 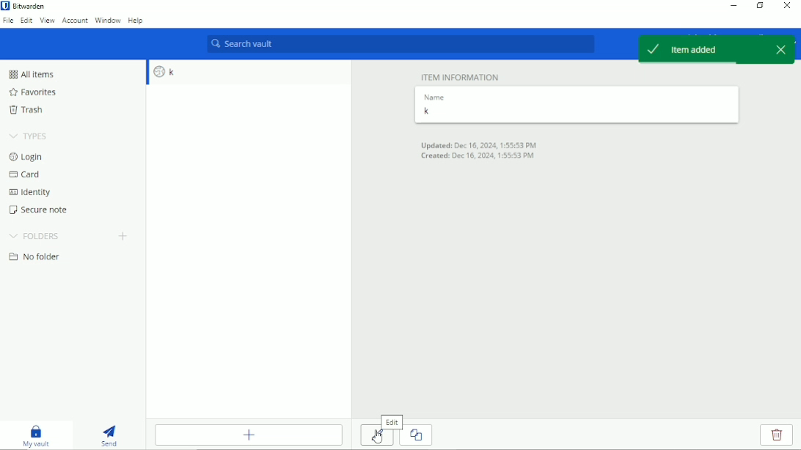 What do you see at coordinates (249, 435) in the screenshot?
I see `Add item` at bounding box center [249, 435].